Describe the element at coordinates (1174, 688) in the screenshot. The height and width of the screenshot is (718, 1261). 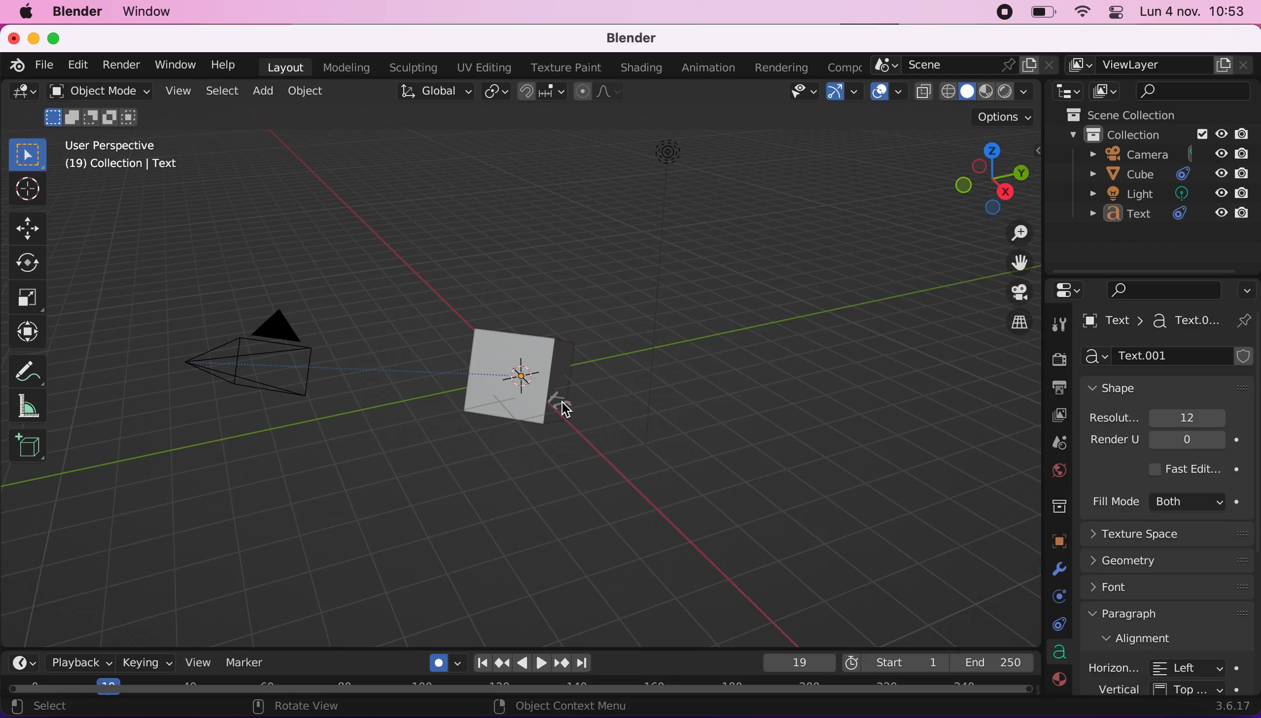
I see `vertical` at that location.